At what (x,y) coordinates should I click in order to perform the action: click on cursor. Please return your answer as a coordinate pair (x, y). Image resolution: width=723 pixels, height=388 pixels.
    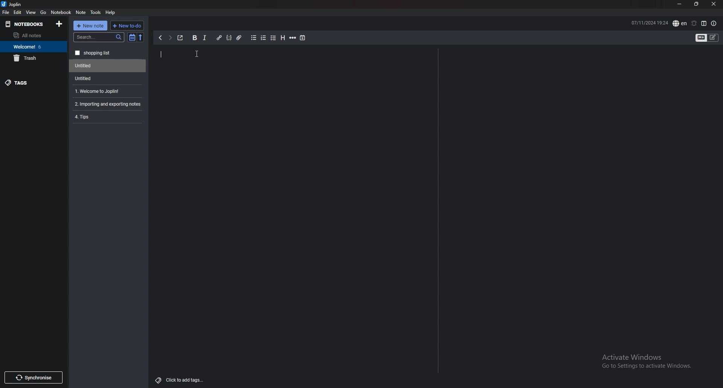
    Looking at the image, I should click on (198, 54).